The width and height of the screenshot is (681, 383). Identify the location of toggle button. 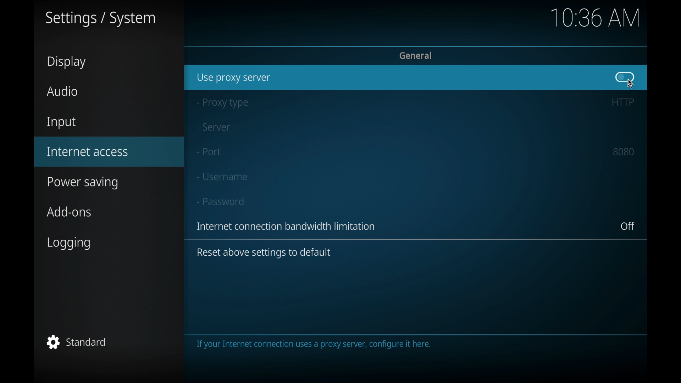
(625, 77).